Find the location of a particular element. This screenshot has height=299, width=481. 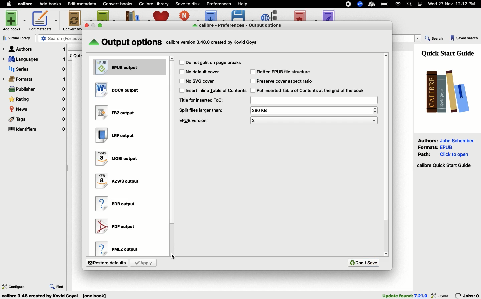

Output options is located at coordinates (126, 43).